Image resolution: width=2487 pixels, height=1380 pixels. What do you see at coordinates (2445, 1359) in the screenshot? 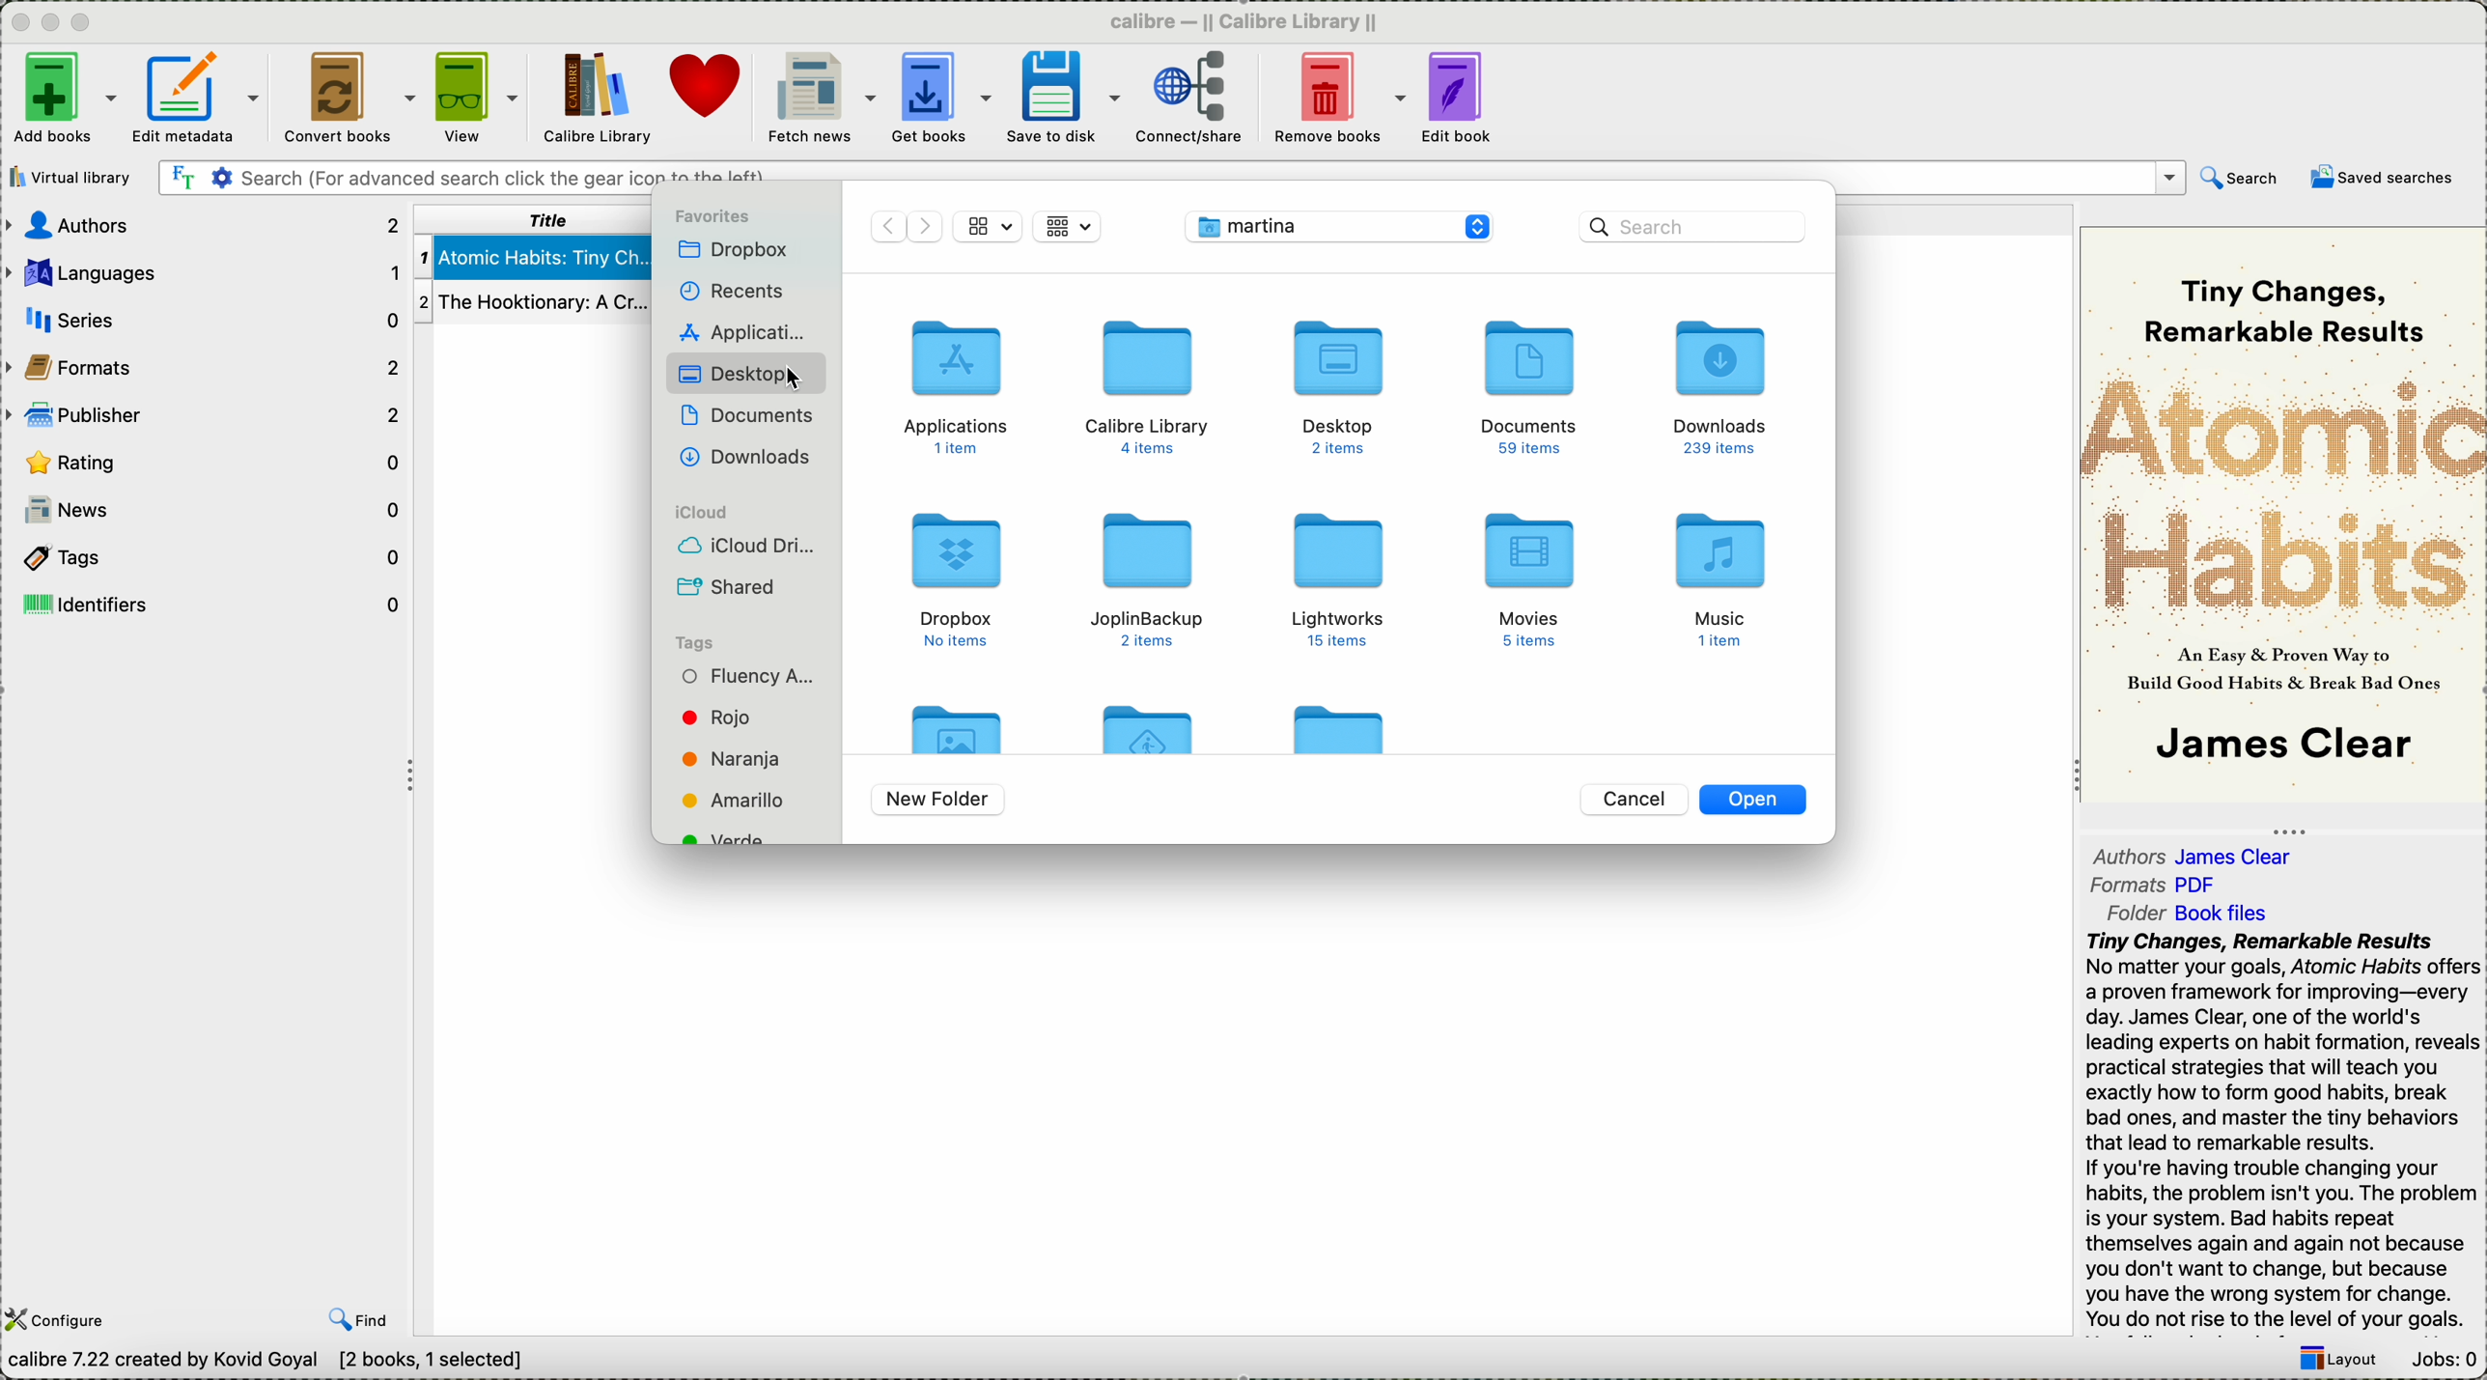
I see `Jobs: 0` at bounding box center [2445, 1359].